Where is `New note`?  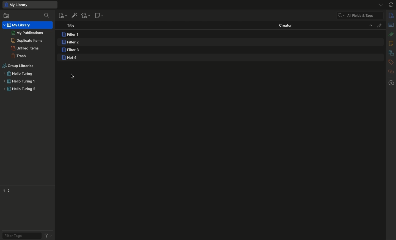
New note is located at coordinates (99, 16).